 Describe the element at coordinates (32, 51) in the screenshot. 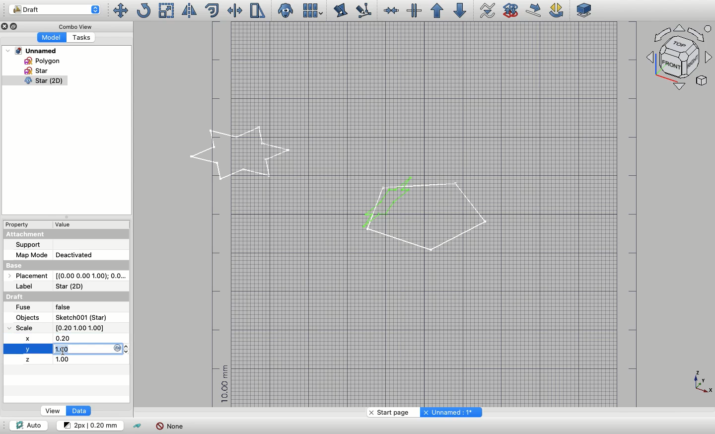

I see `Unnamed` at that location.